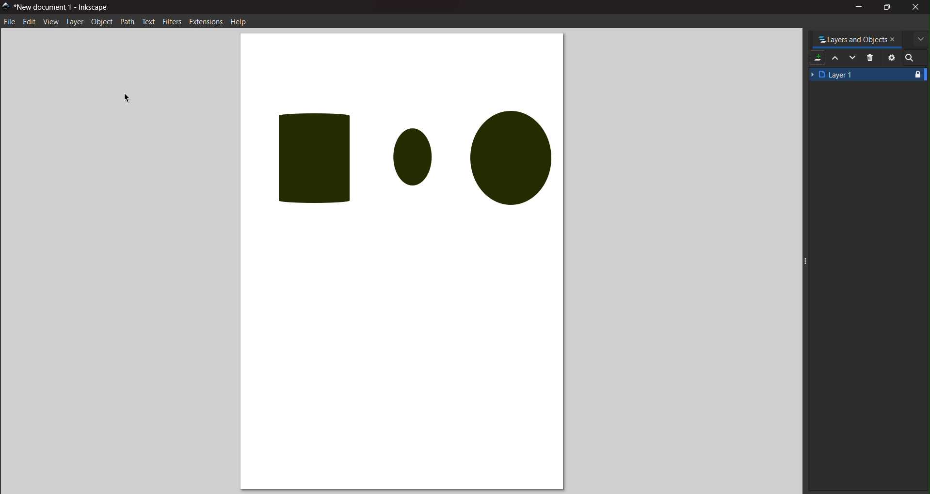 The image size is (930, 494). What do you see at coordinates (817, 59) in the screenshot?
I see `add layer` at bounding box center [817, 59].